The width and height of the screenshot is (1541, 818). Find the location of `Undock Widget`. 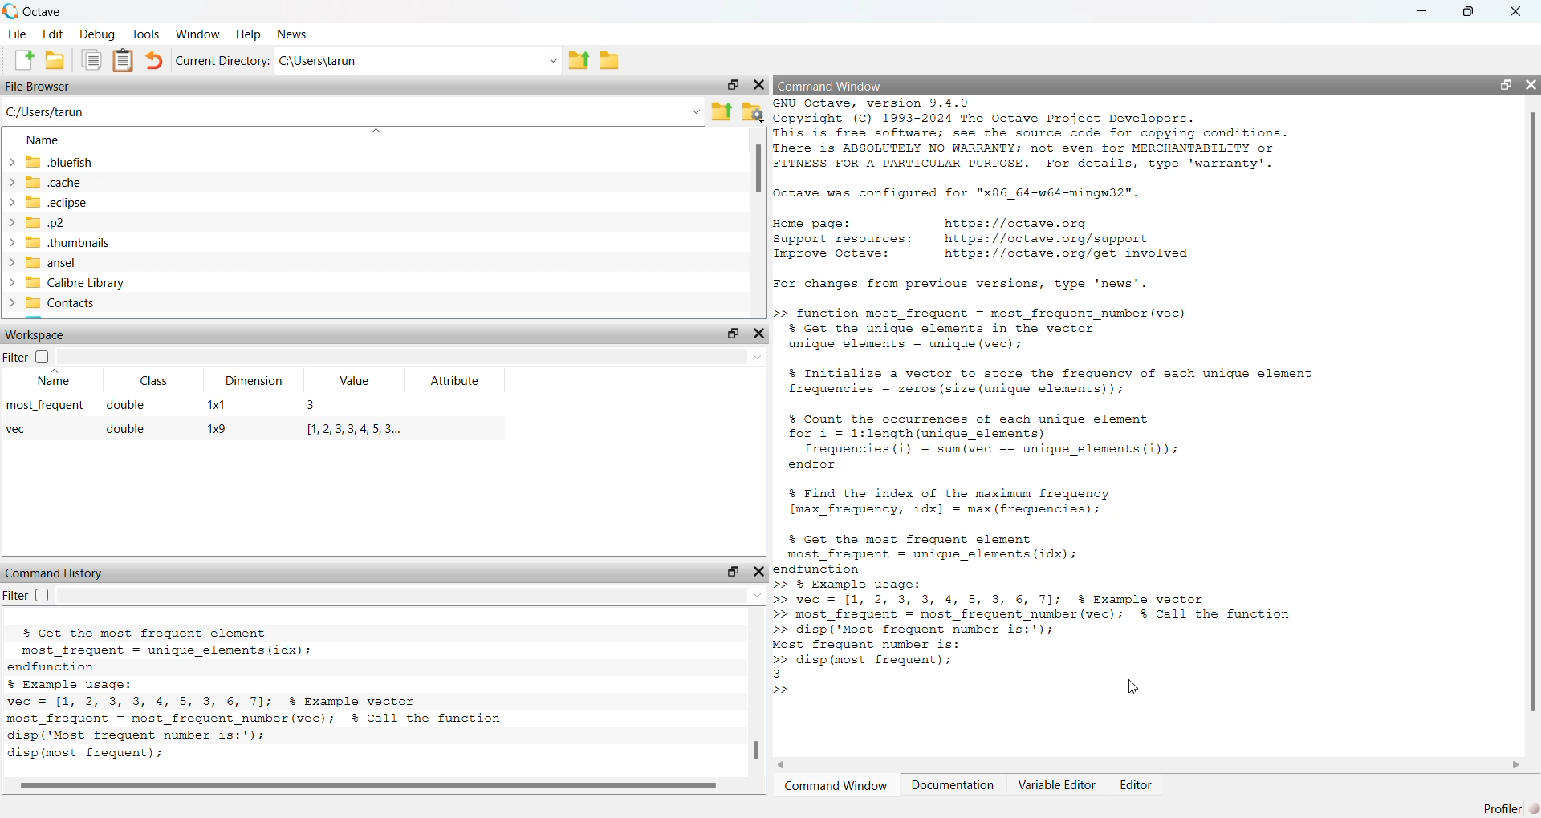

Undock Widget is located at coordinates (732, 85).